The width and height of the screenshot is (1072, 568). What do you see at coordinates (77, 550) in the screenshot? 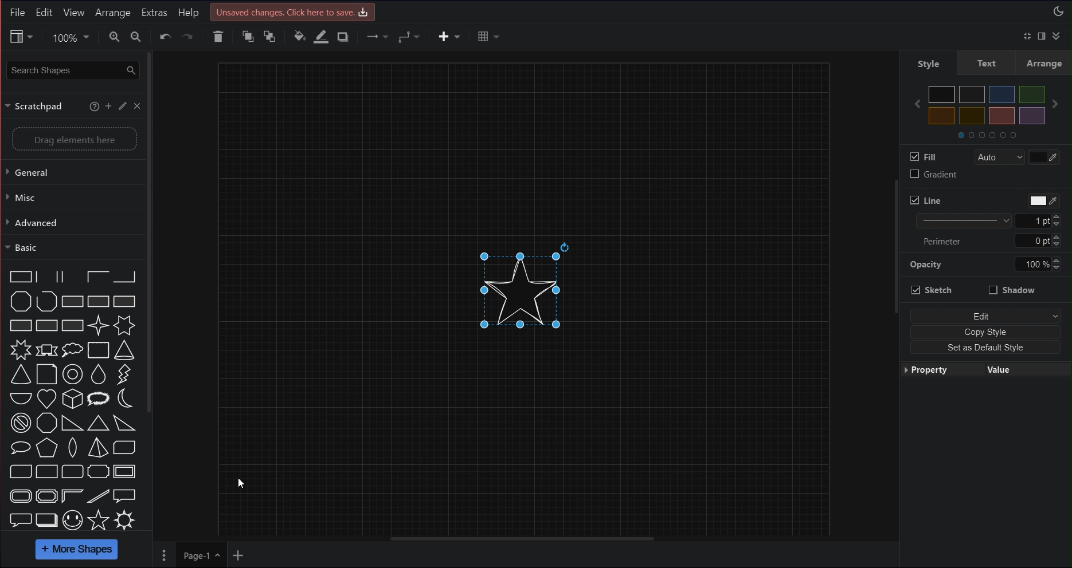
I see `More Shapes` at bounding box center [77, 550].